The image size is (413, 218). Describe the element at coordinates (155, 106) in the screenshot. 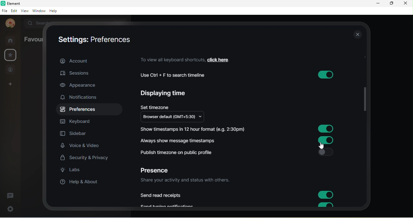

I see `set timezone` at that location.